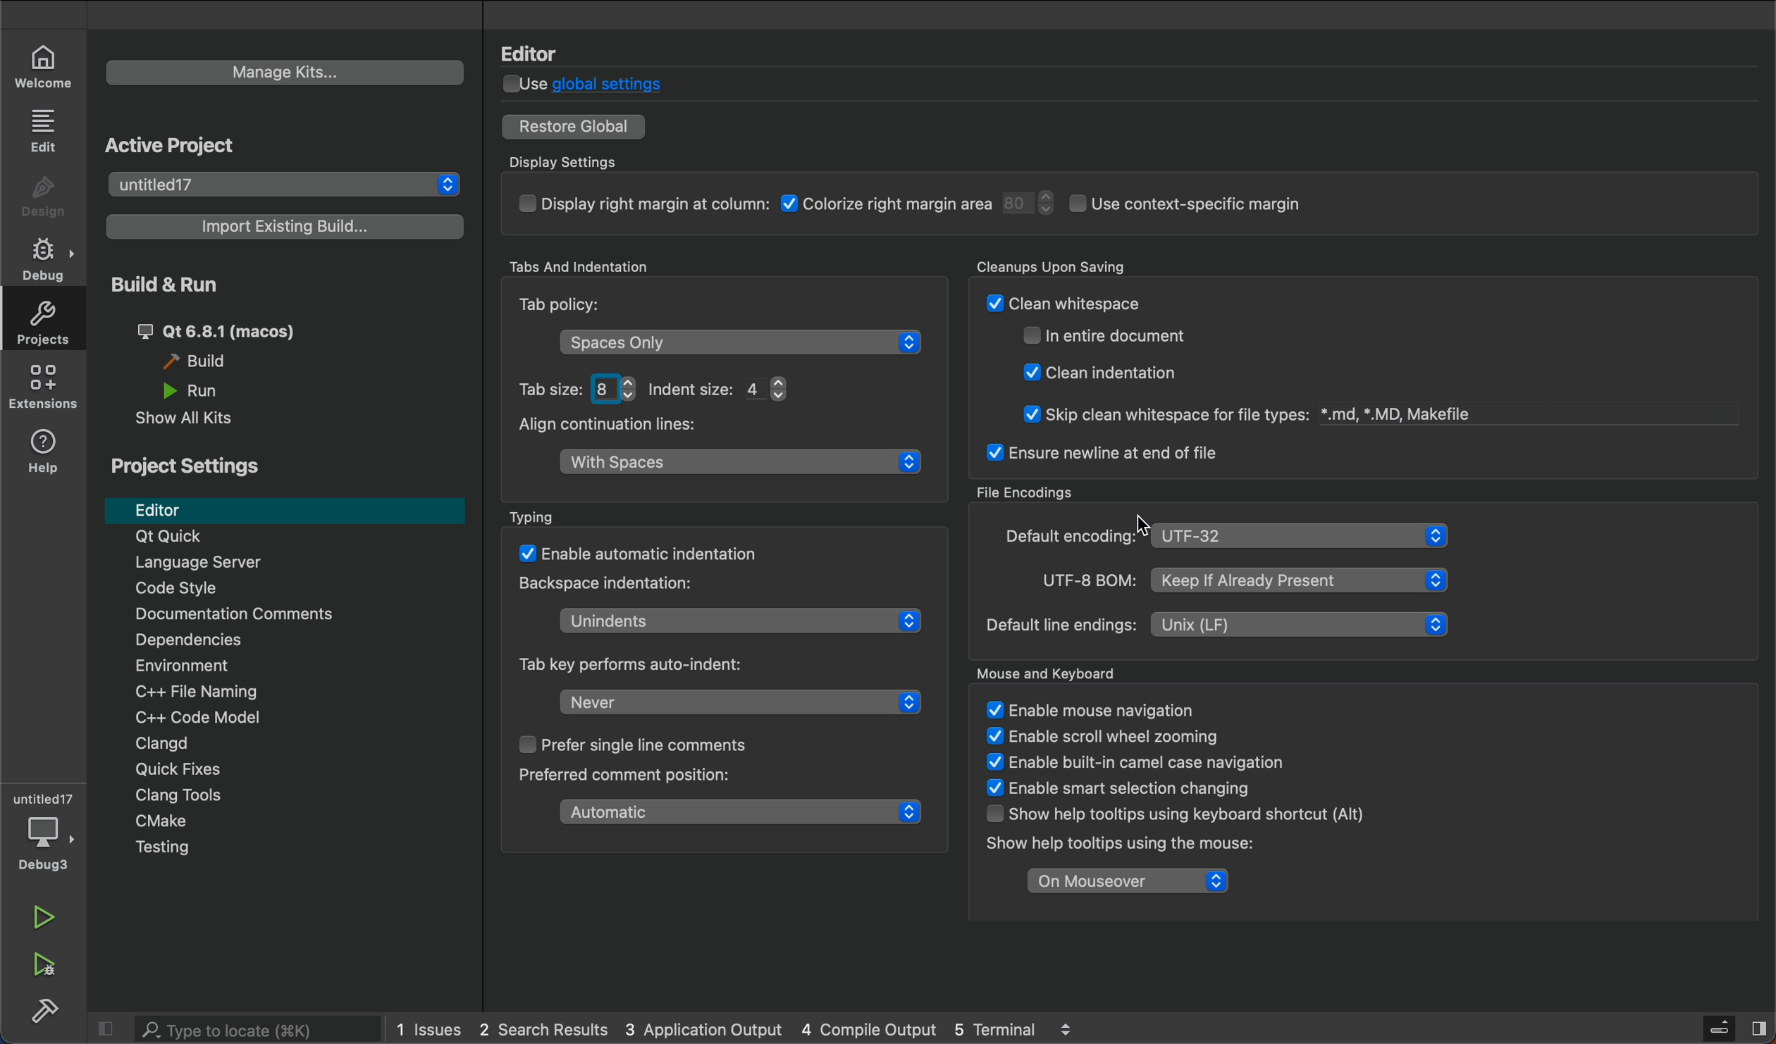  I want to click on run and build, so click(48, 967).